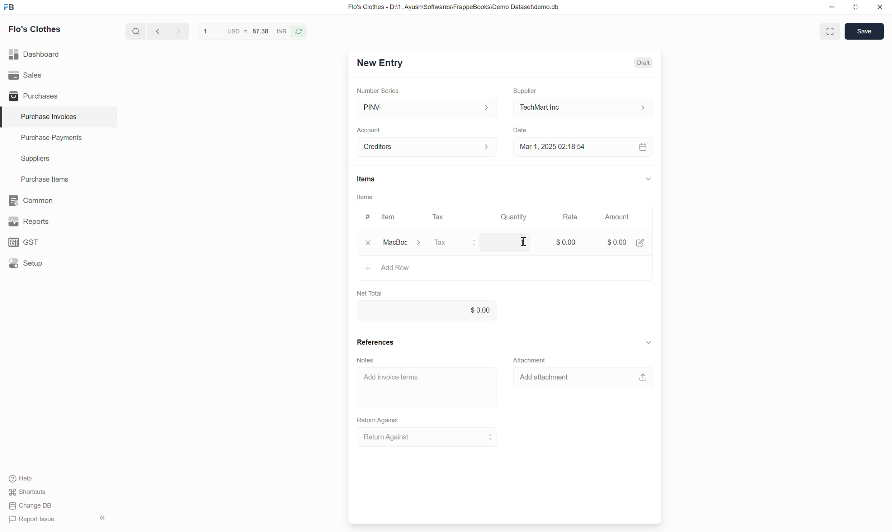 The width and height of the screenshot is (892, 532). What do you see at coordinates (440, 217) in the screenshot?
I see `Tax` at bounding box center [440, 217].